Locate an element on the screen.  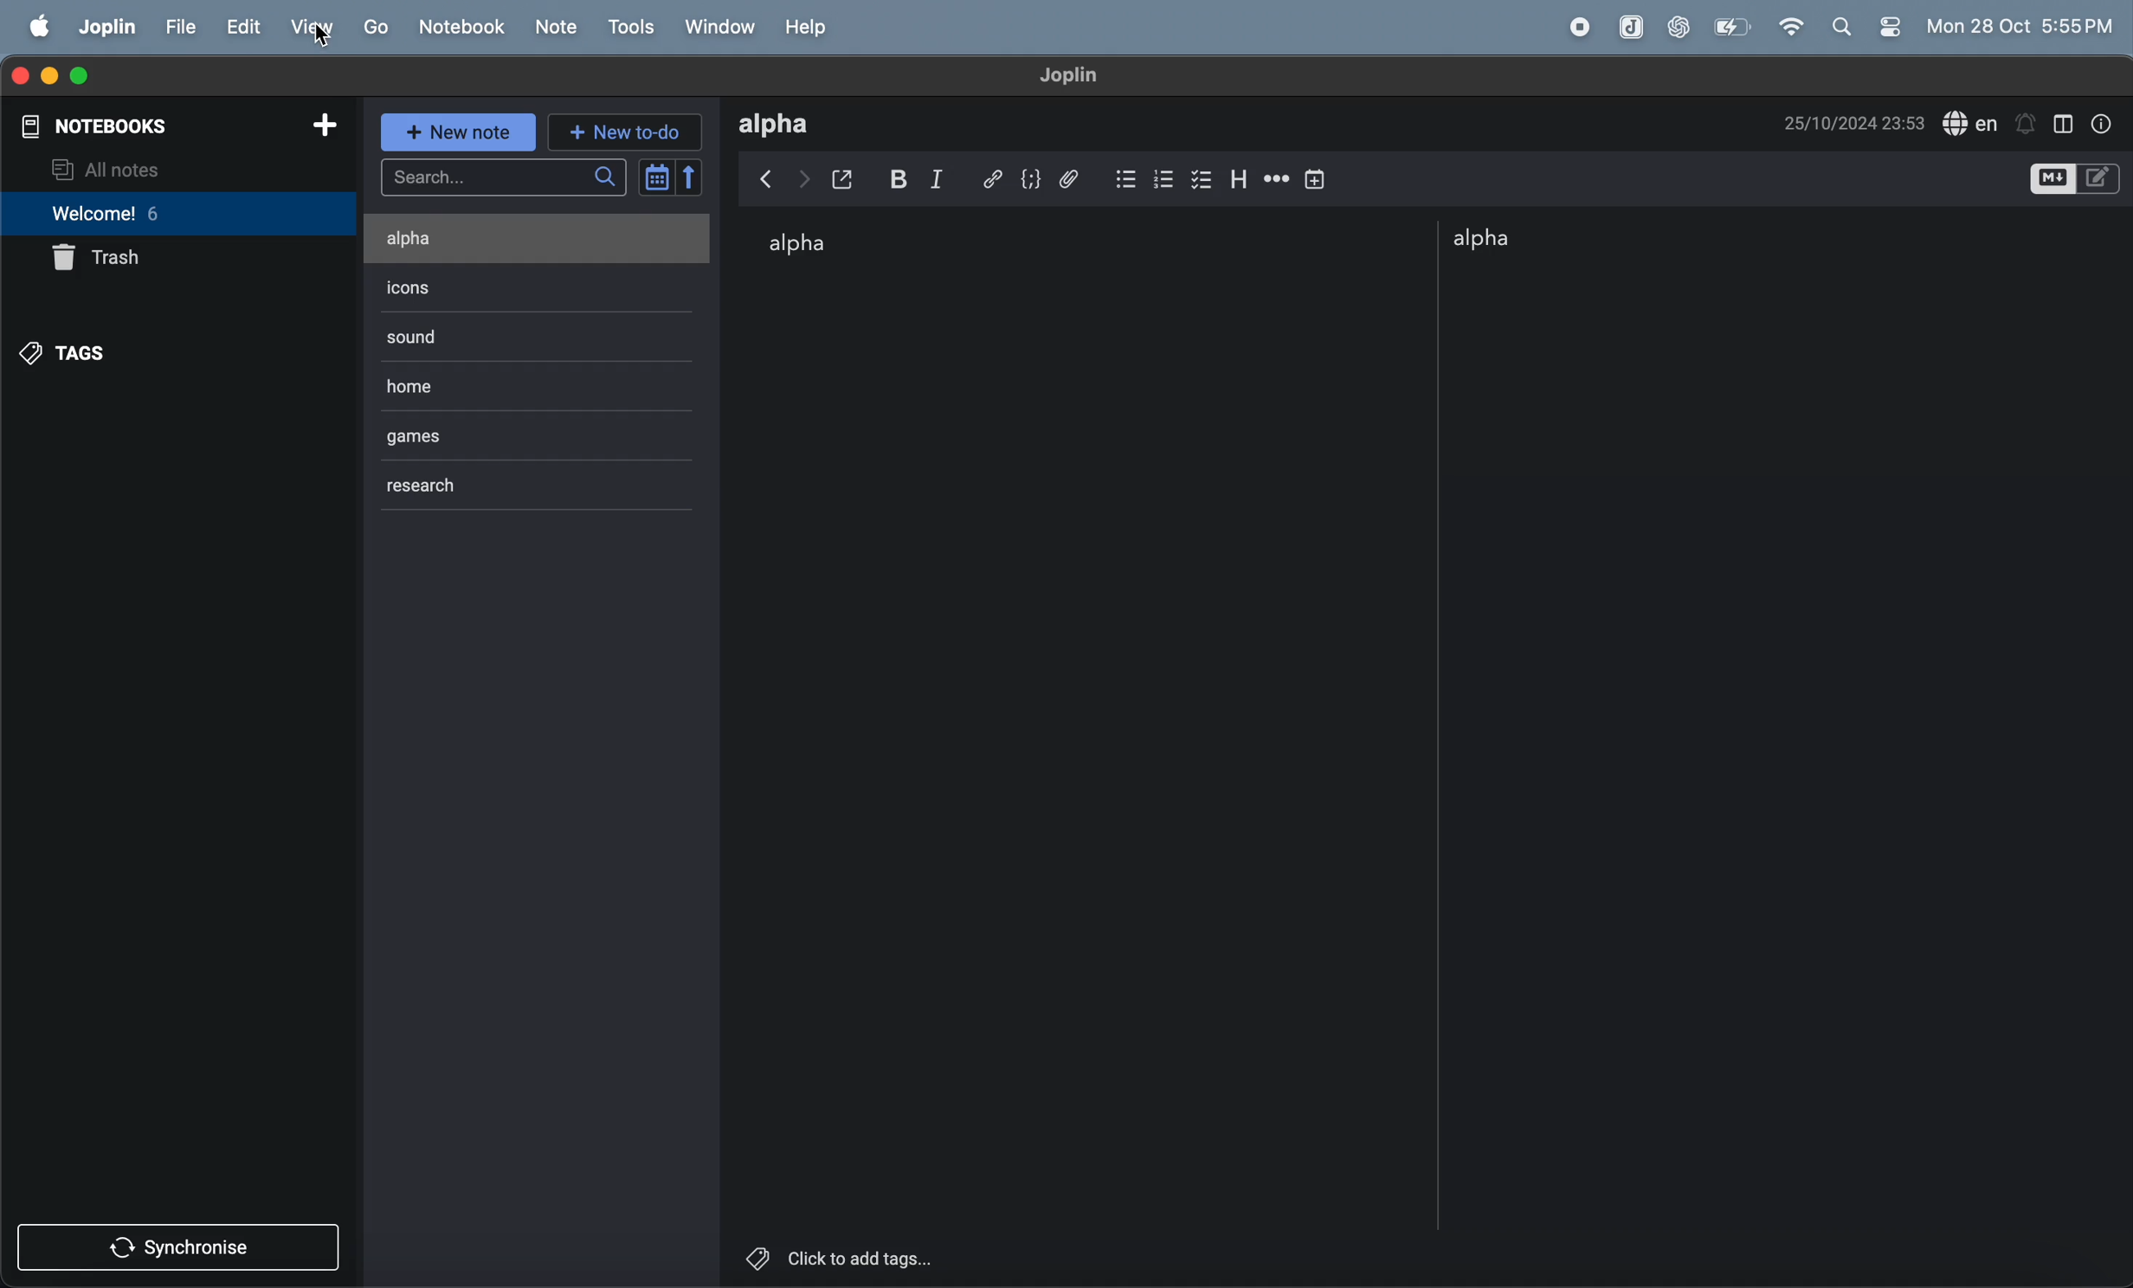
code is located at coordinates (1036, 179).